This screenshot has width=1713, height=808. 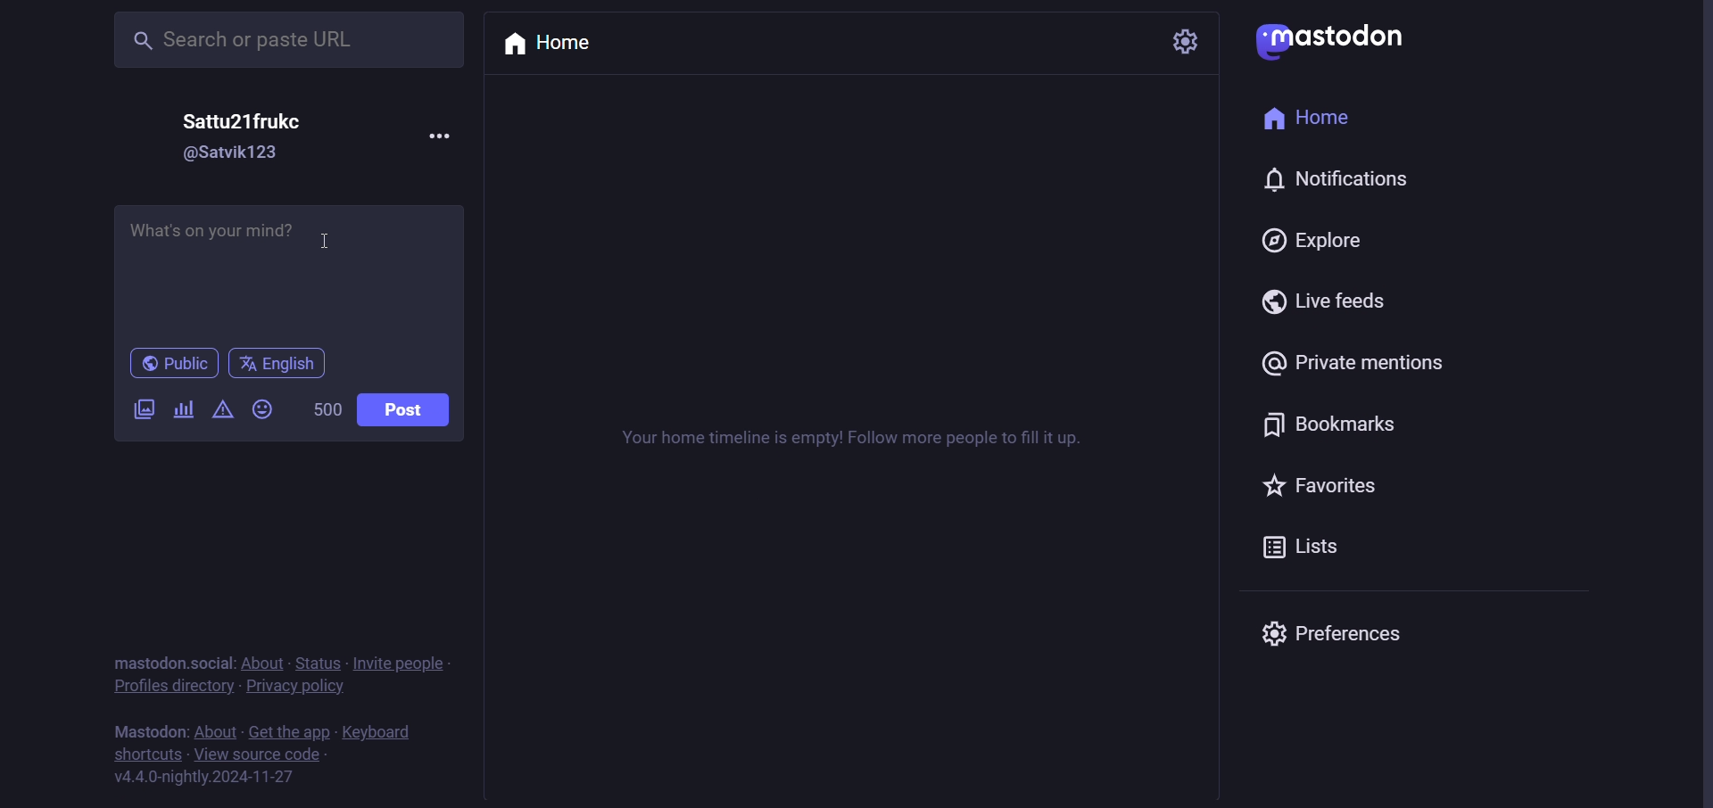 What do you see at coordinates (1295, 550) in the screenshot?
I see `lists` at bounding box center [1295, 550].